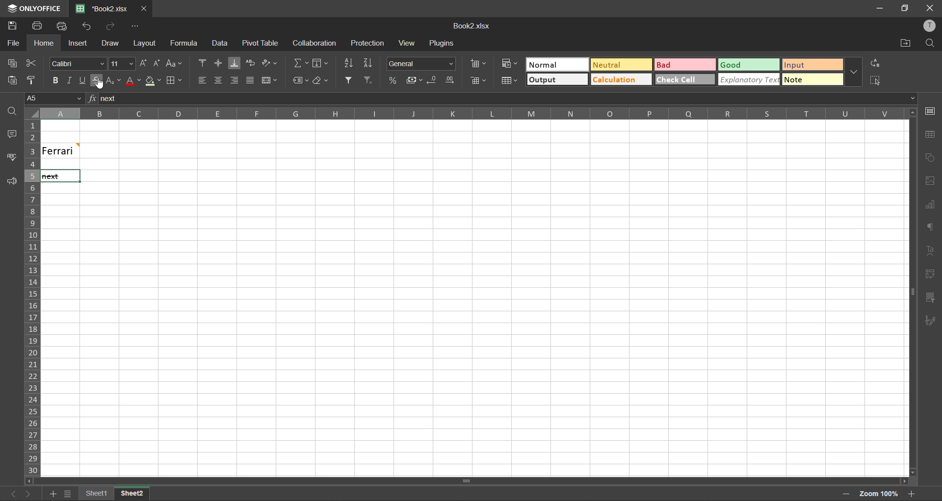 The height and width of the screenshot is (501, 942). Describe the element at coordinates (913, 492) in the screenshot. I see `zoom out` at that location.